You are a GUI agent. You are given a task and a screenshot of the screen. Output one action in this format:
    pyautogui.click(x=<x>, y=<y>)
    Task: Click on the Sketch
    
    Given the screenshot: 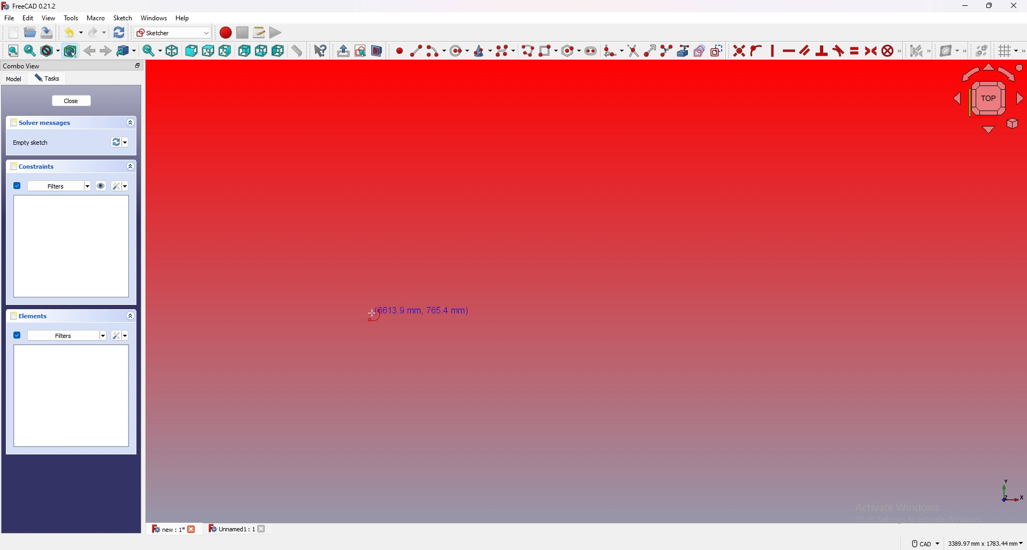 What is the action you would take?
    pyautogui.click(x=122, y=18)
    